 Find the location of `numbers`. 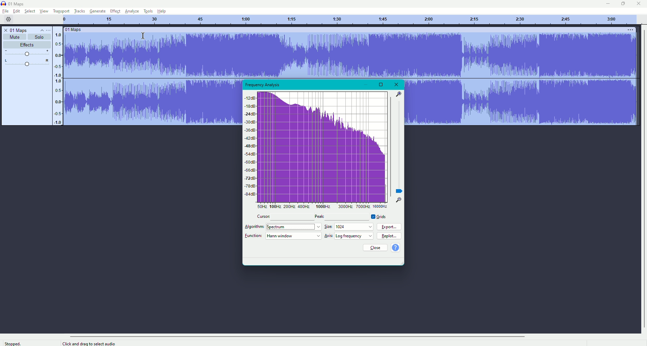

numbers is located at coordinates (59, 77).